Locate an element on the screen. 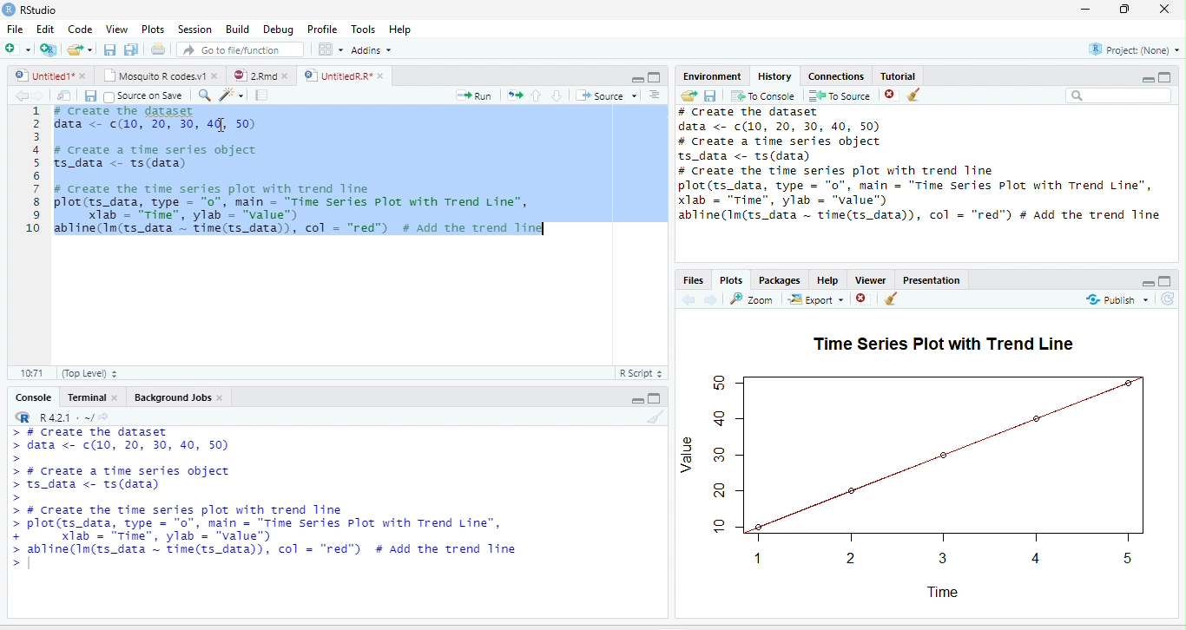  UntitledR.R* is located at coordinates (337, 75).